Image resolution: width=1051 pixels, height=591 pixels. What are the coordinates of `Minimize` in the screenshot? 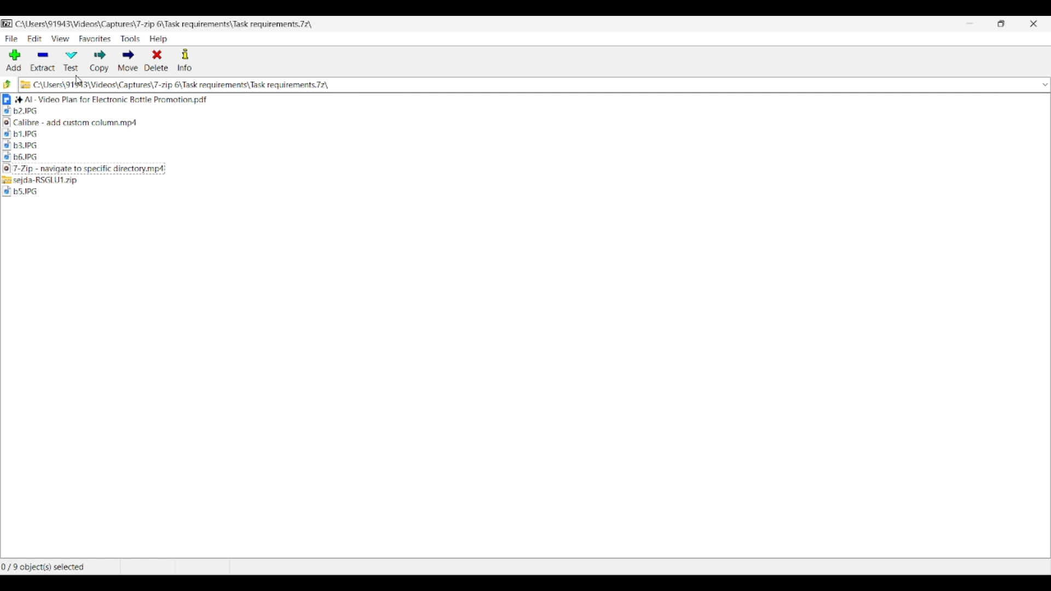 It's located at (969, 24).